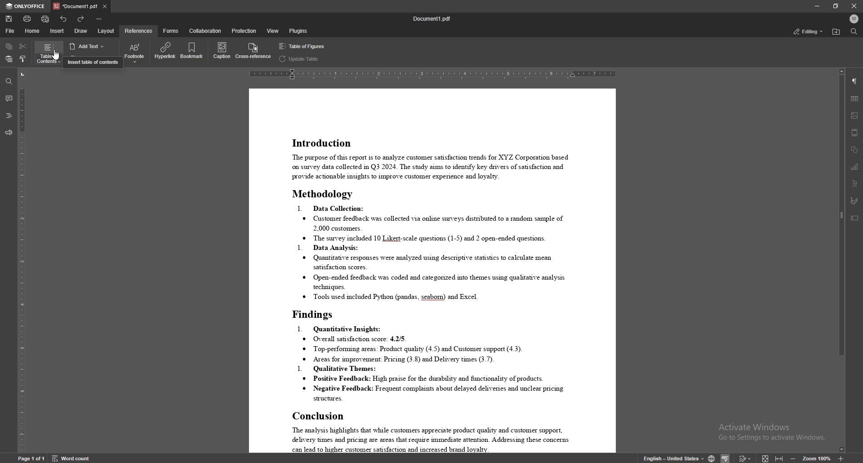  What do you see at coordinates (854, 99) in the screenshot?
I see `table` at bounding box center [854, 99].